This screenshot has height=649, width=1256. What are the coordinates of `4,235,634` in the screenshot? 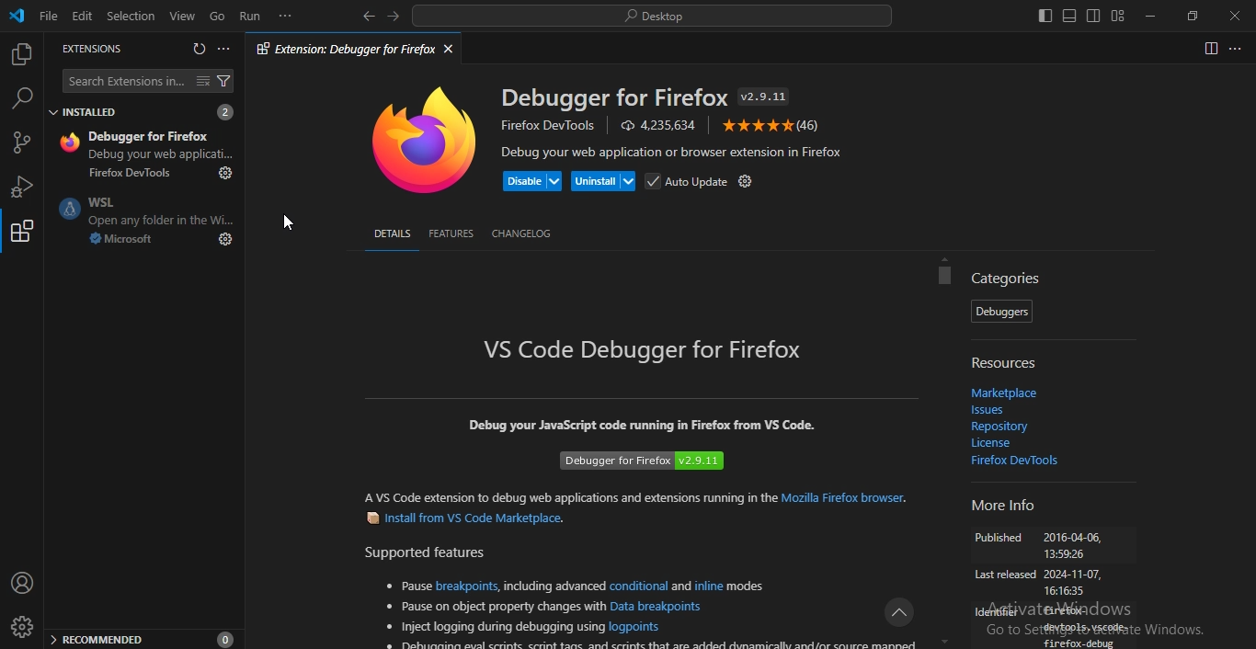 It's located at (659, 124).